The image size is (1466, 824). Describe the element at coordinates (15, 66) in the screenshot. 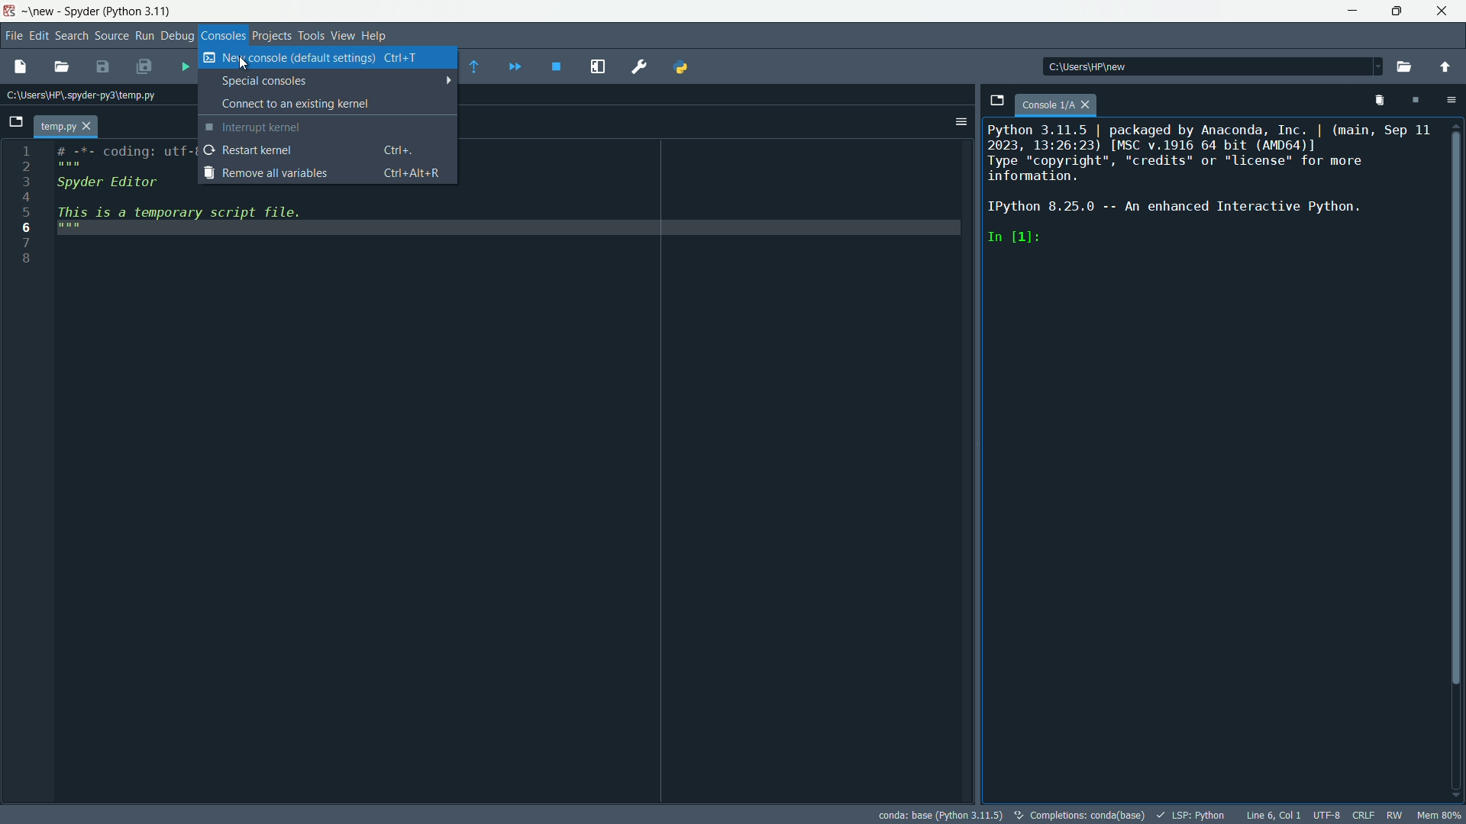

I see `new file` at that location.